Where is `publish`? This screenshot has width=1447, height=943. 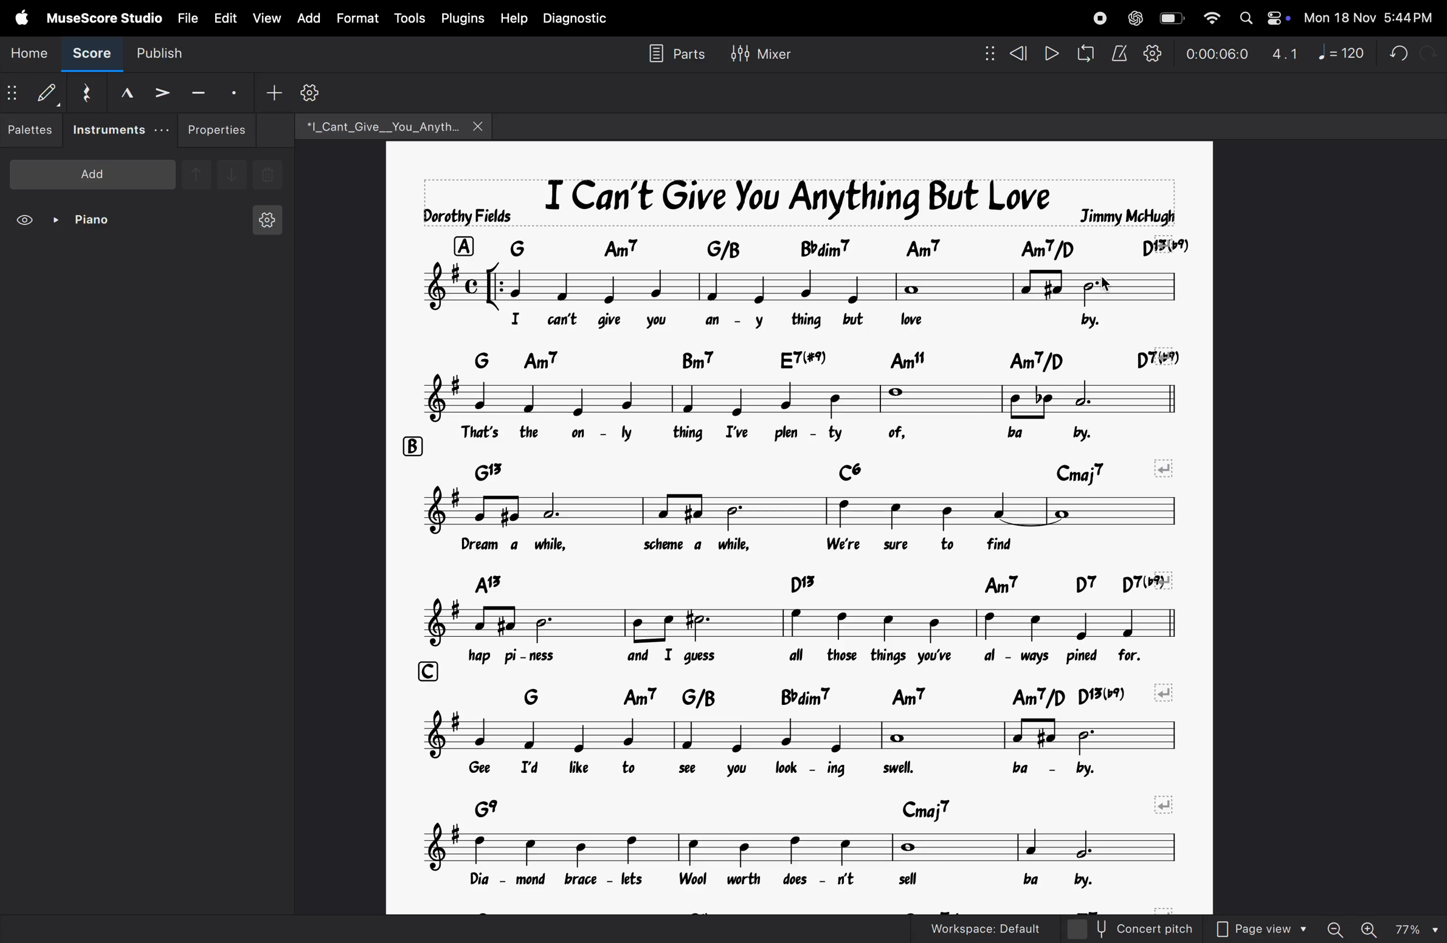
publish is located at coordinates (159, 55).